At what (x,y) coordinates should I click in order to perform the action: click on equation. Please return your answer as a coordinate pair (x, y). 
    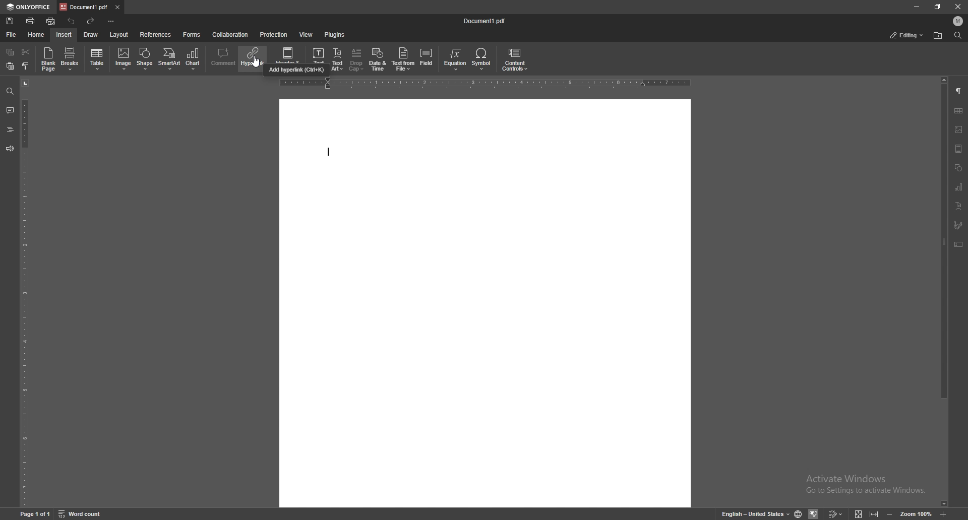
    Looking at the image, I should click on (457, 59).